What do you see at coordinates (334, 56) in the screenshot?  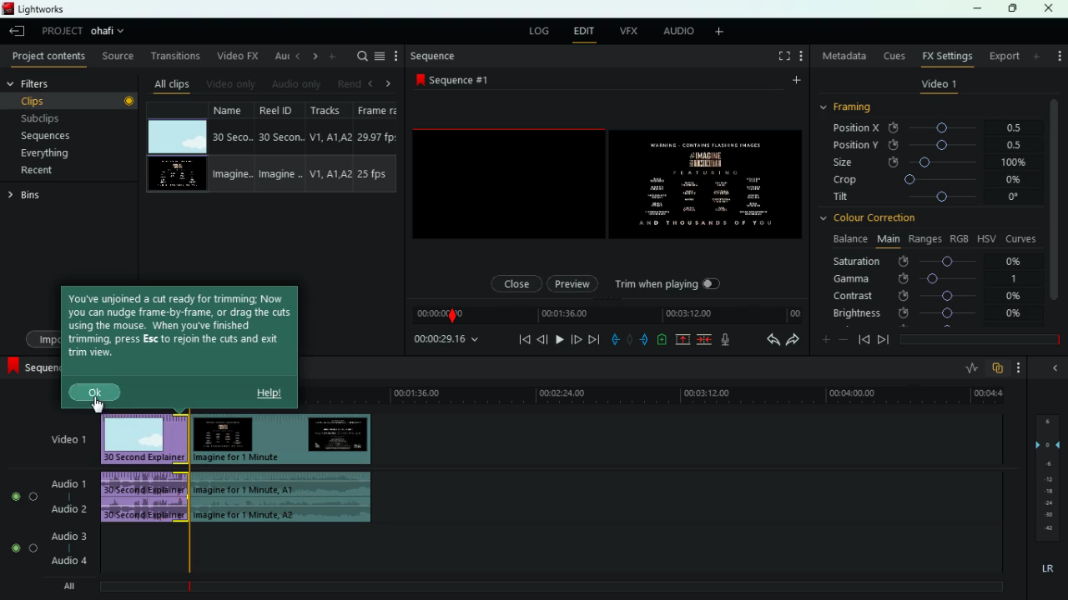 I see `more` at bounding box center [334, 56].